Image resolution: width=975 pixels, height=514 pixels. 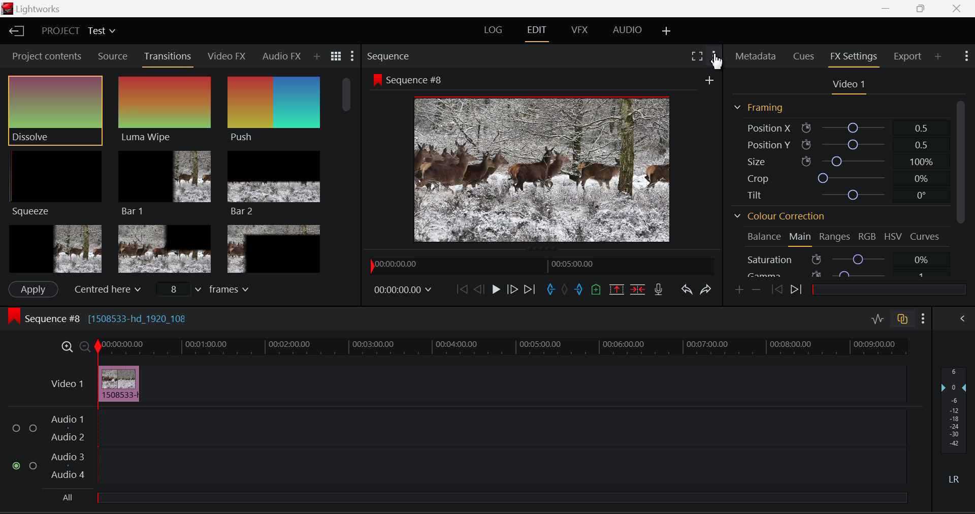 What do you see at coordinates (65, 346) in the screenshot?
I see `Timeline Zoom In` at bounding box center [65, 346].